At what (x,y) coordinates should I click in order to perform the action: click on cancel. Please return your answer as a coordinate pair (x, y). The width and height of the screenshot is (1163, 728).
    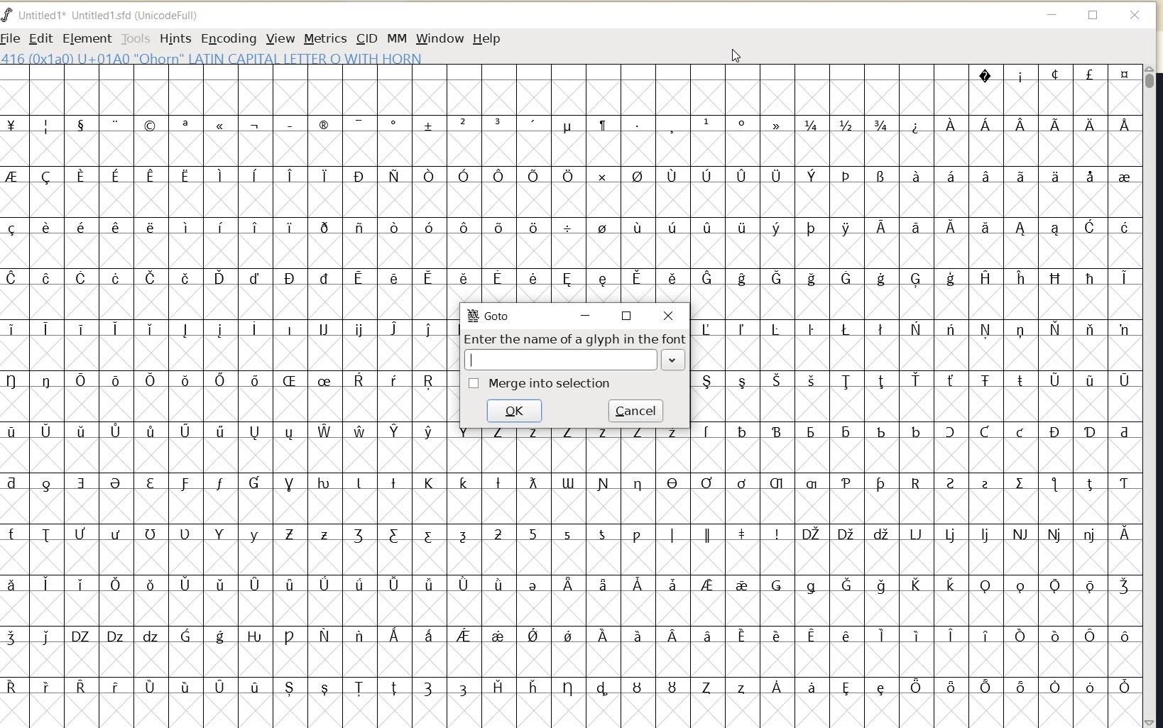
    Looking at the image, I should click on (635, 409).